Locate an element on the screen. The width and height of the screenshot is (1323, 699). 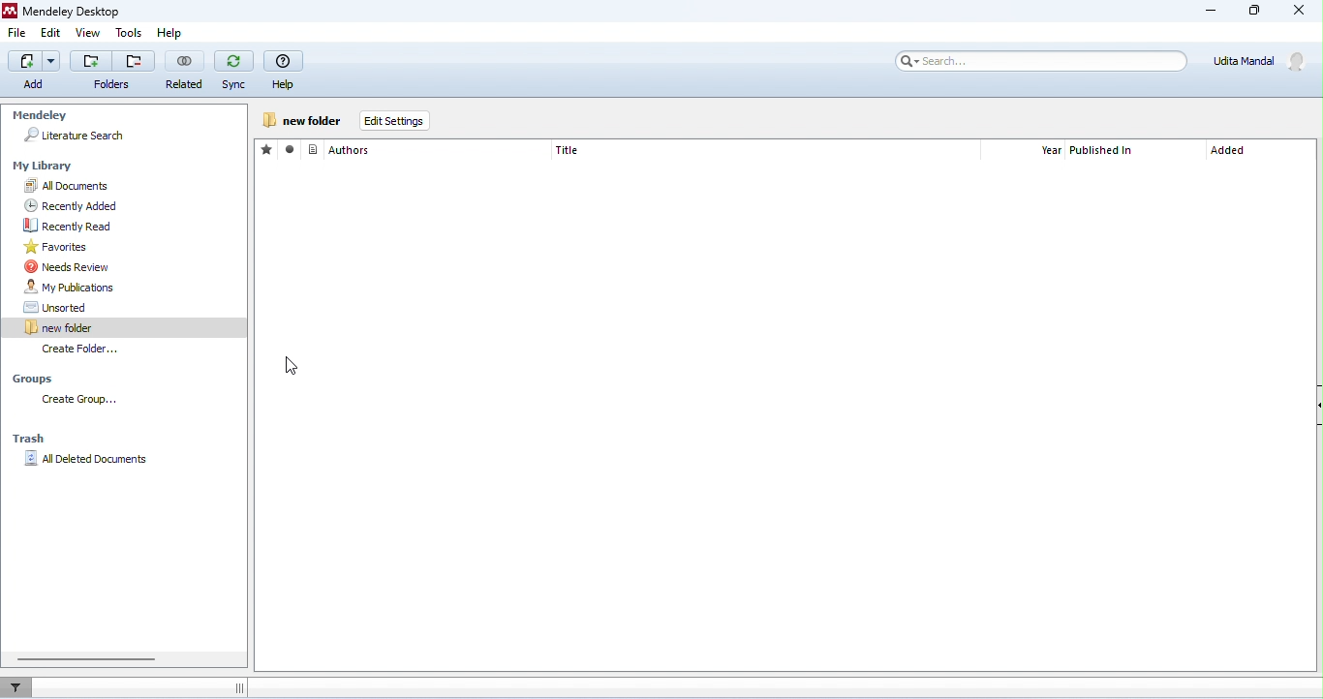
account details is located at coordinates (1263, 61).